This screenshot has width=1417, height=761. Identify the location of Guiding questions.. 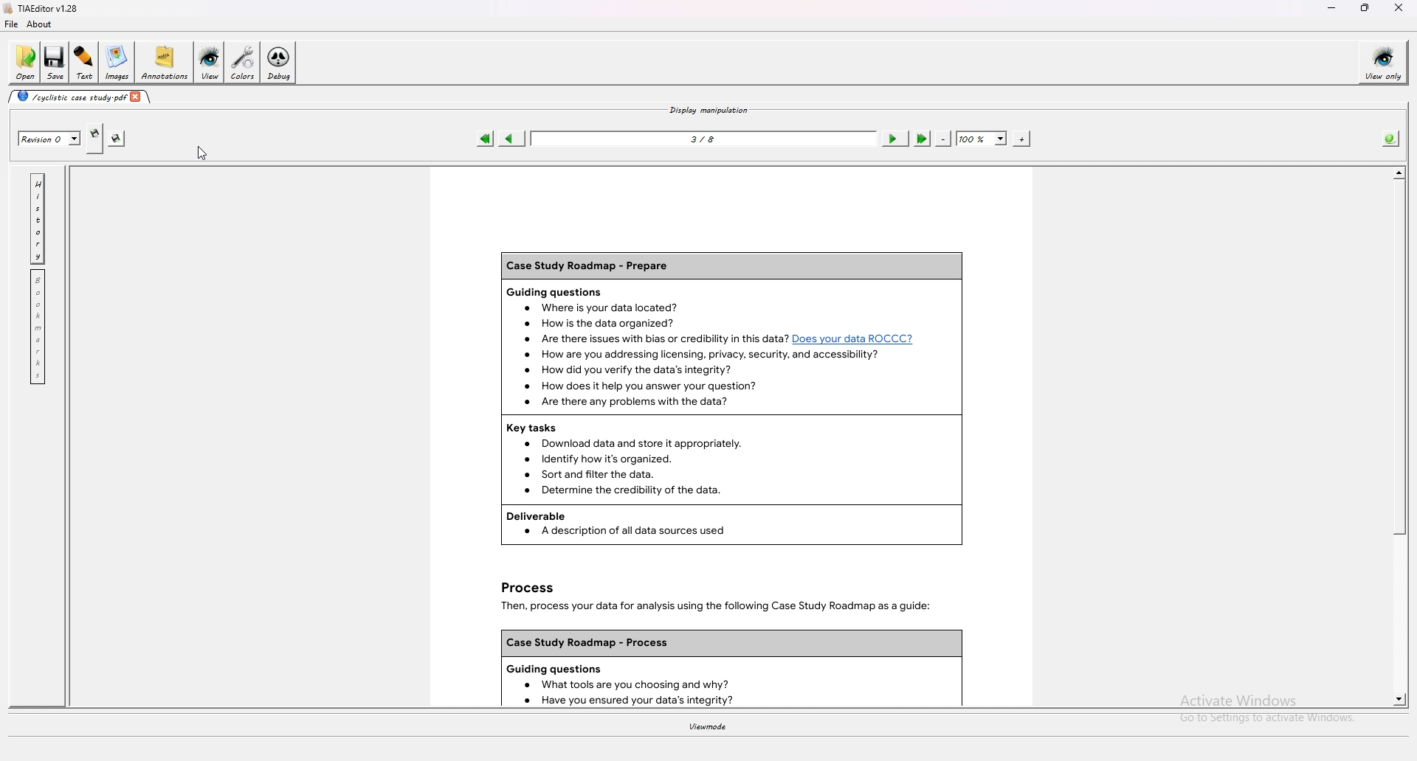
(558, 669).